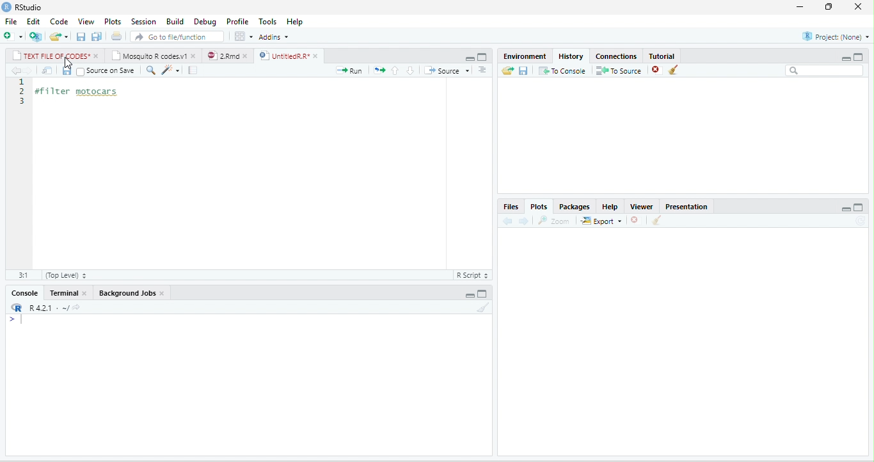 This screenshot has width=874, height=462. What do you see at coordinates (617, 70) in the screenshot?
I see `To source` at bounding box center [617, 70].